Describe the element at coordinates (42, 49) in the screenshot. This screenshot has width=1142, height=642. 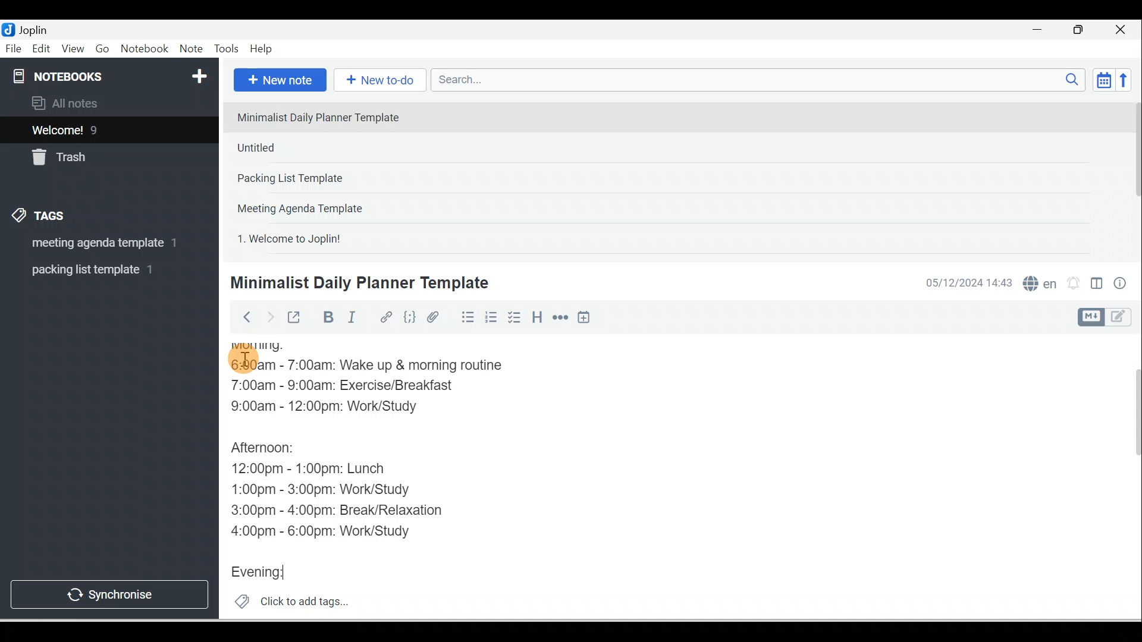
I see `Edit` at that location.